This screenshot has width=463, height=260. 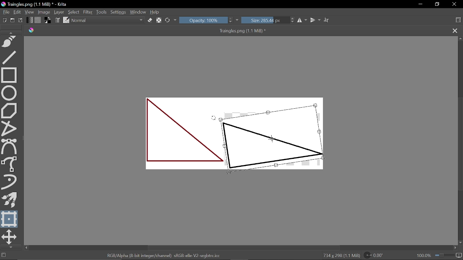 I want to click on Freehand brush tool, so click(x=10, y=164).